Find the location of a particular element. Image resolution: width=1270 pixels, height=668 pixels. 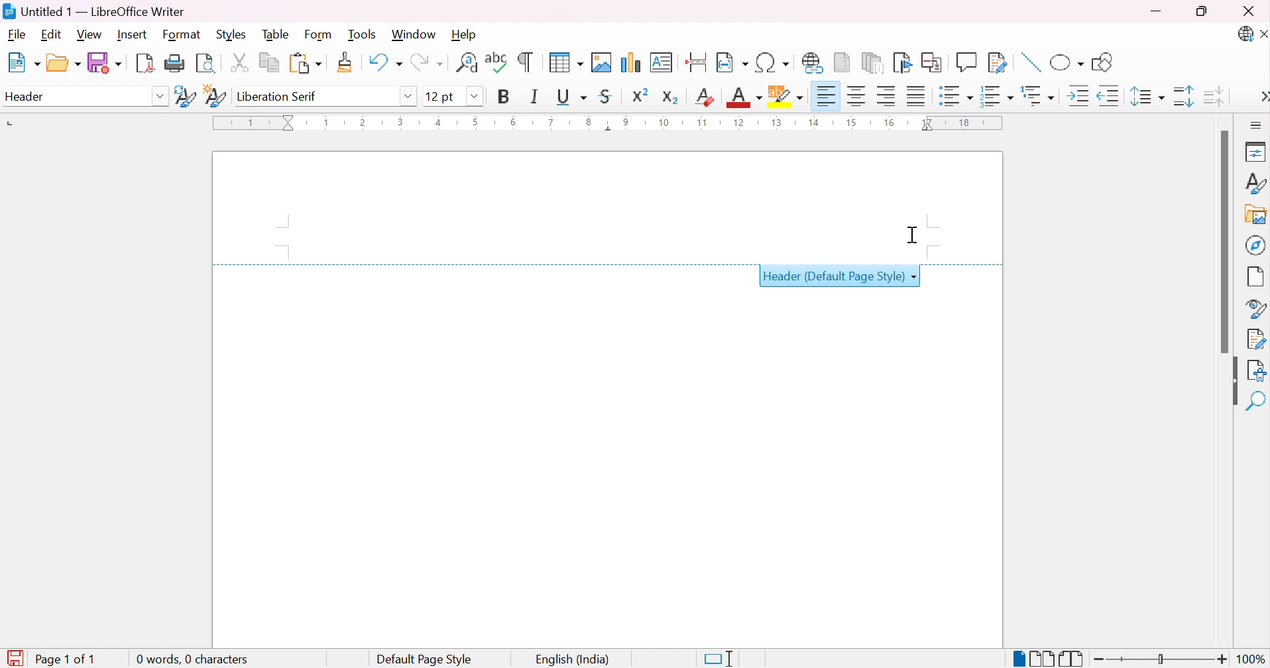

Single-page view is located at coordinates (1019, 659).